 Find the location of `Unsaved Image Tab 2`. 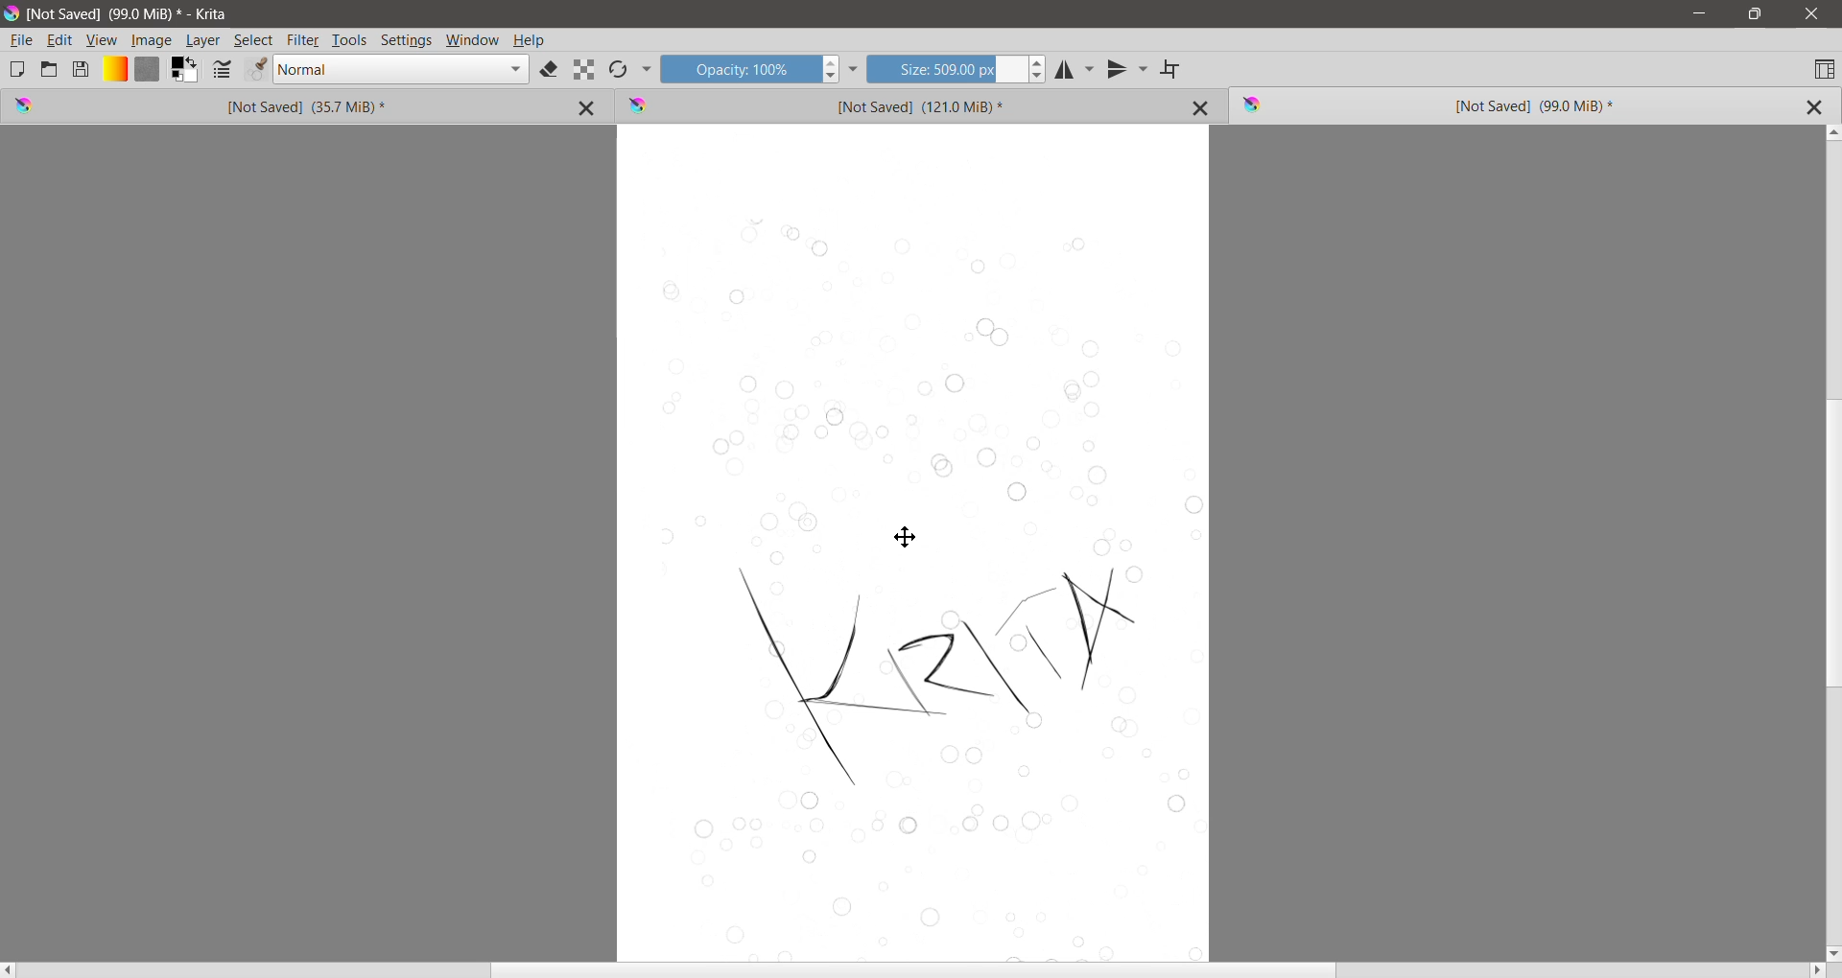

Unsaved Image Tab 2 is located at coordinates (889, 105).